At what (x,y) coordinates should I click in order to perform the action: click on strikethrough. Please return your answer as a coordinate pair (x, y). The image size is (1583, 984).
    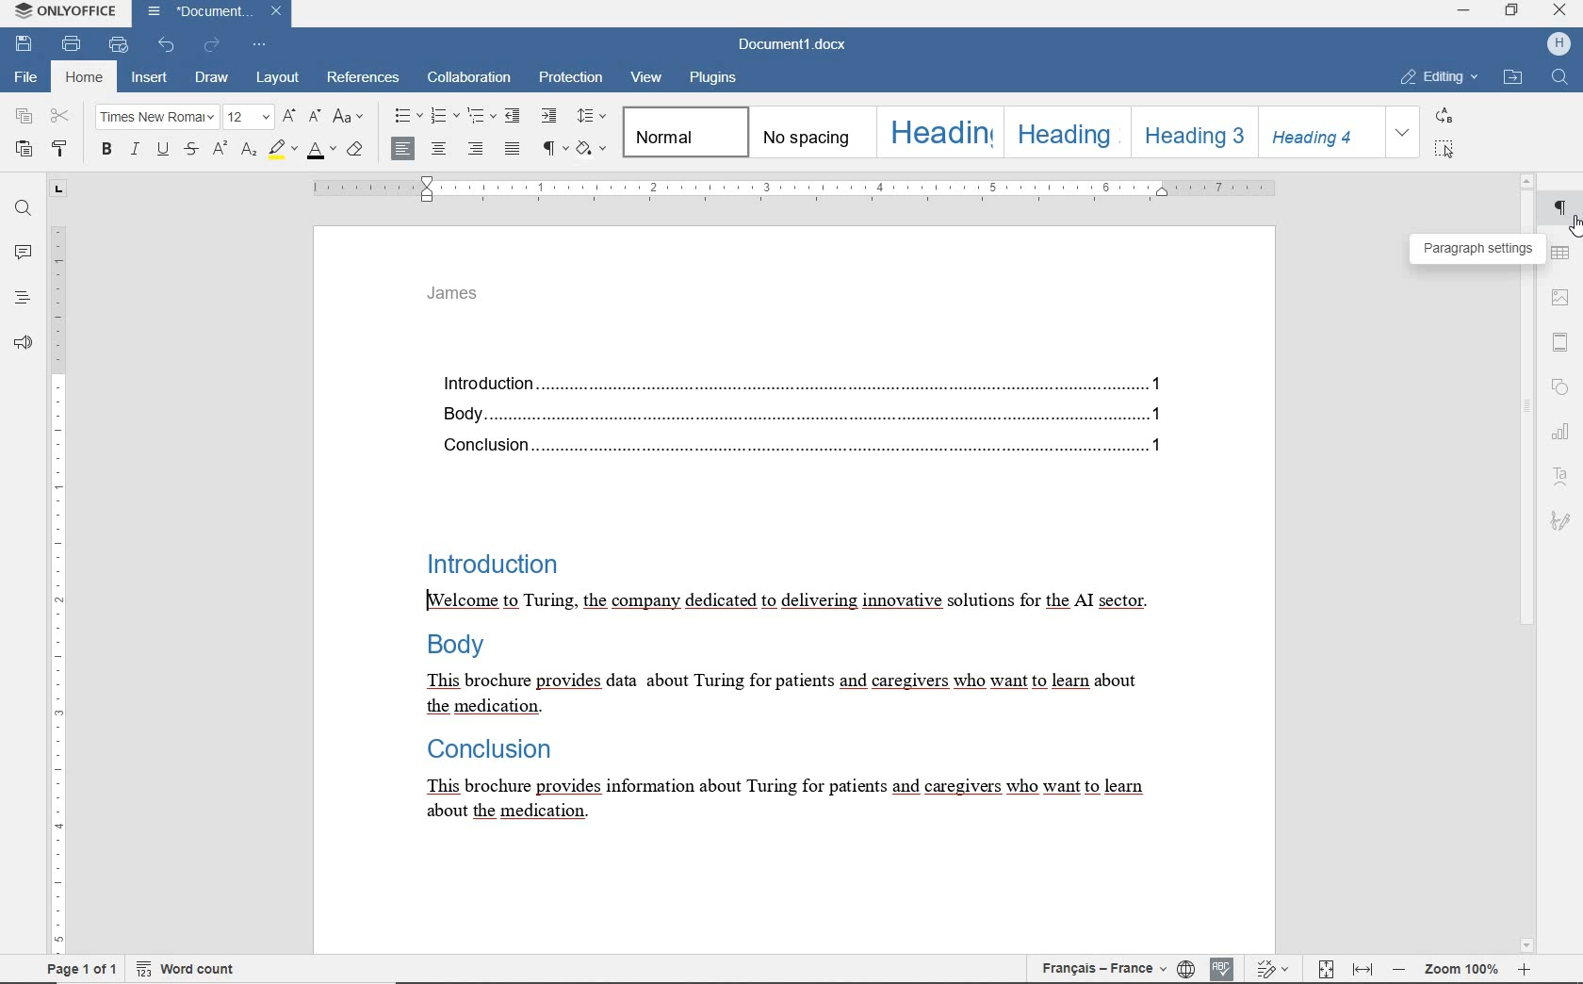
    Looking at the image, I should click on (194, 150).